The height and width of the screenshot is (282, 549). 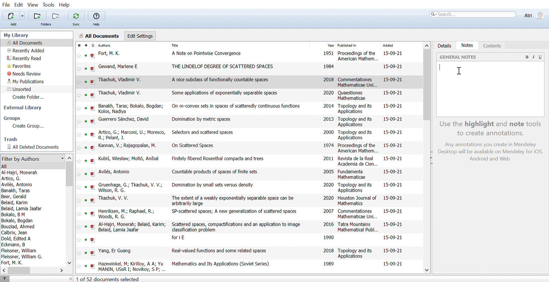 What do you see at coordinates (19, 270) in the screenshot?
I see `Horizontal scrollbar for filter by auhtors` at bounding box center [19, 270].